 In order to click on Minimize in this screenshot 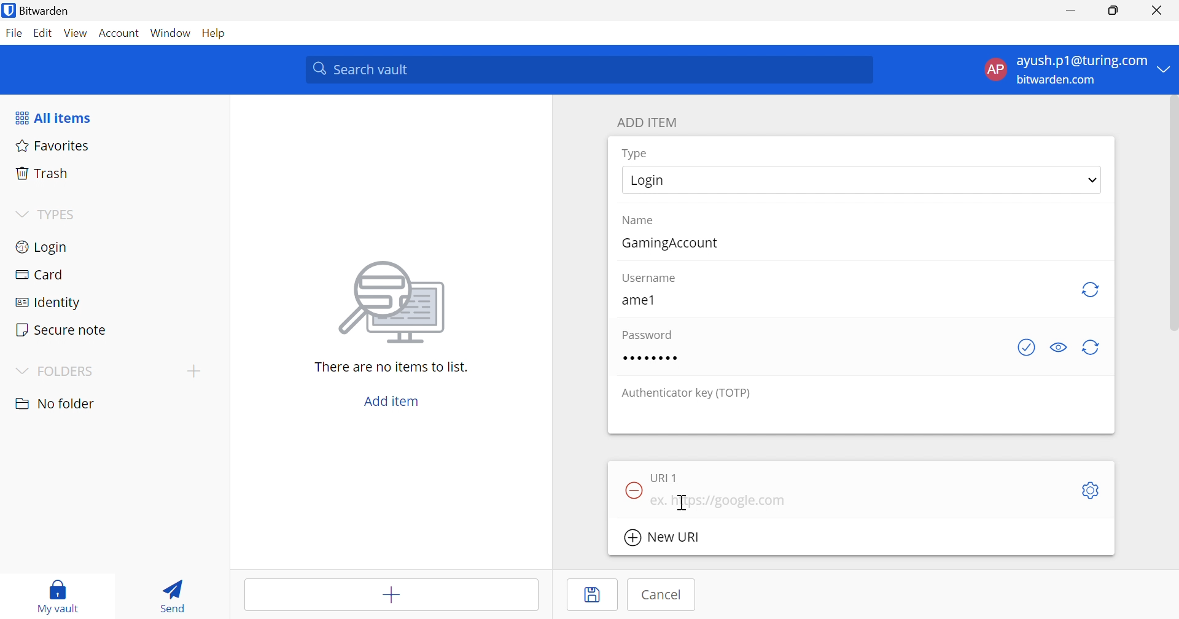, I will do `click(1071, 11)`.